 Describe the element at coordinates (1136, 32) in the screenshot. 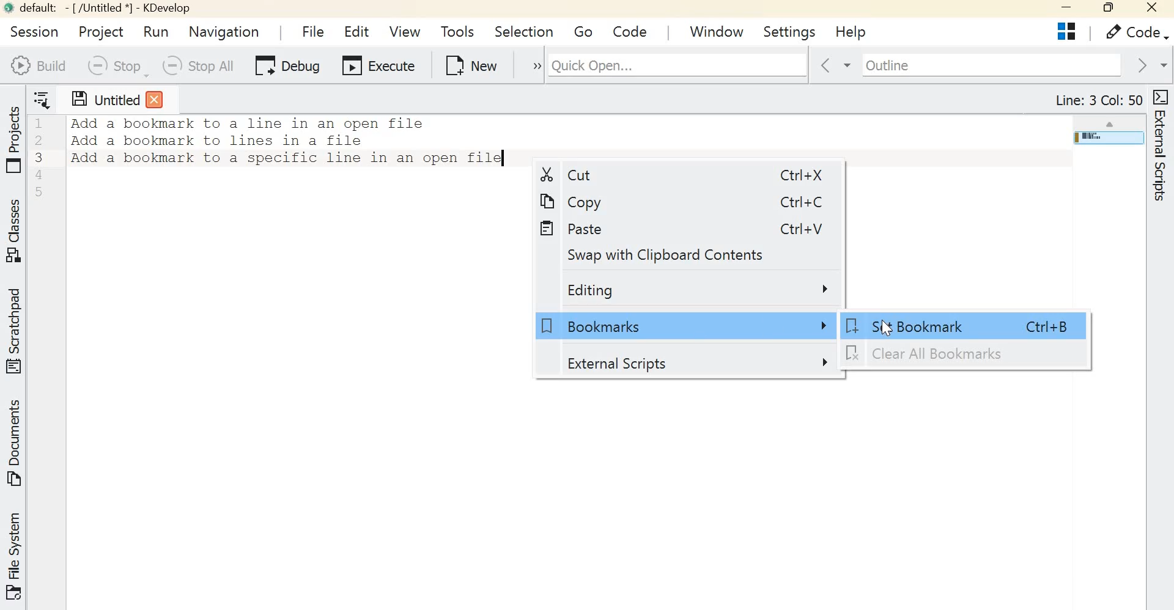

I see `Code` at that location.